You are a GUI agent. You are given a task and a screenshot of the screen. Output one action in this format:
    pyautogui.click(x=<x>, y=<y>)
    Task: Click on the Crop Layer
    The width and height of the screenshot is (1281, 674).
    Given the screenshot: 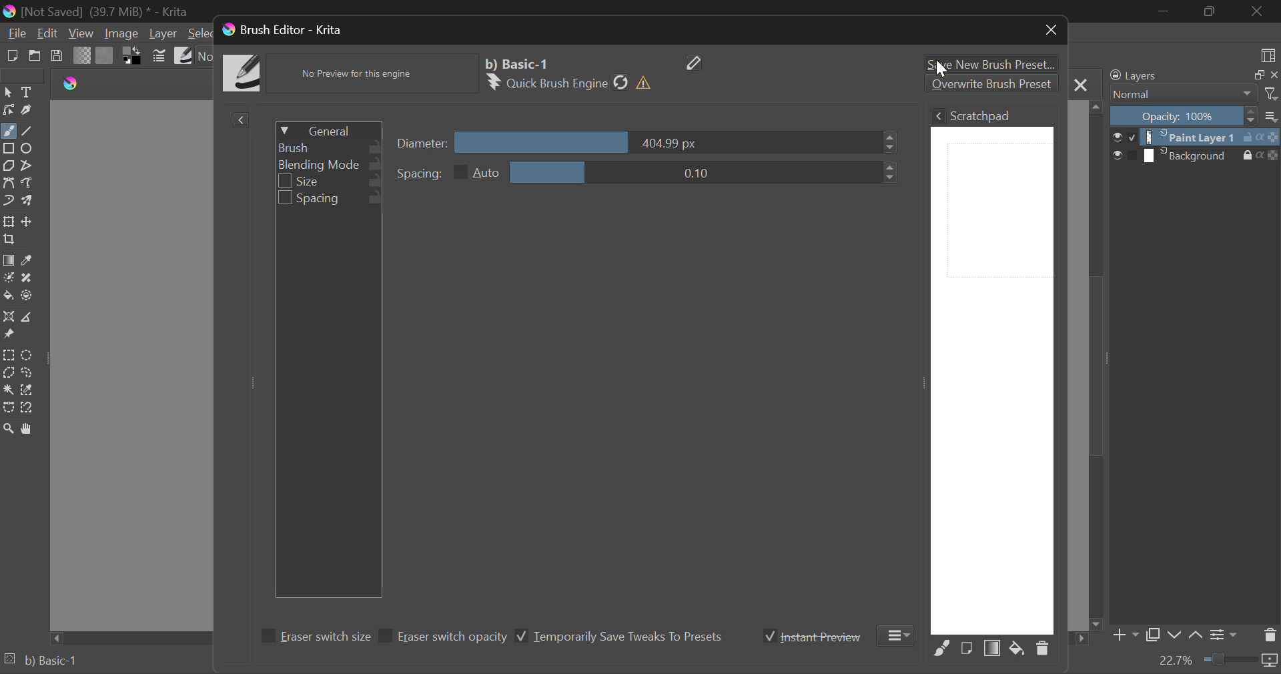 What is the action you would take?
    pyautogui.click(x=12, y=240)
    